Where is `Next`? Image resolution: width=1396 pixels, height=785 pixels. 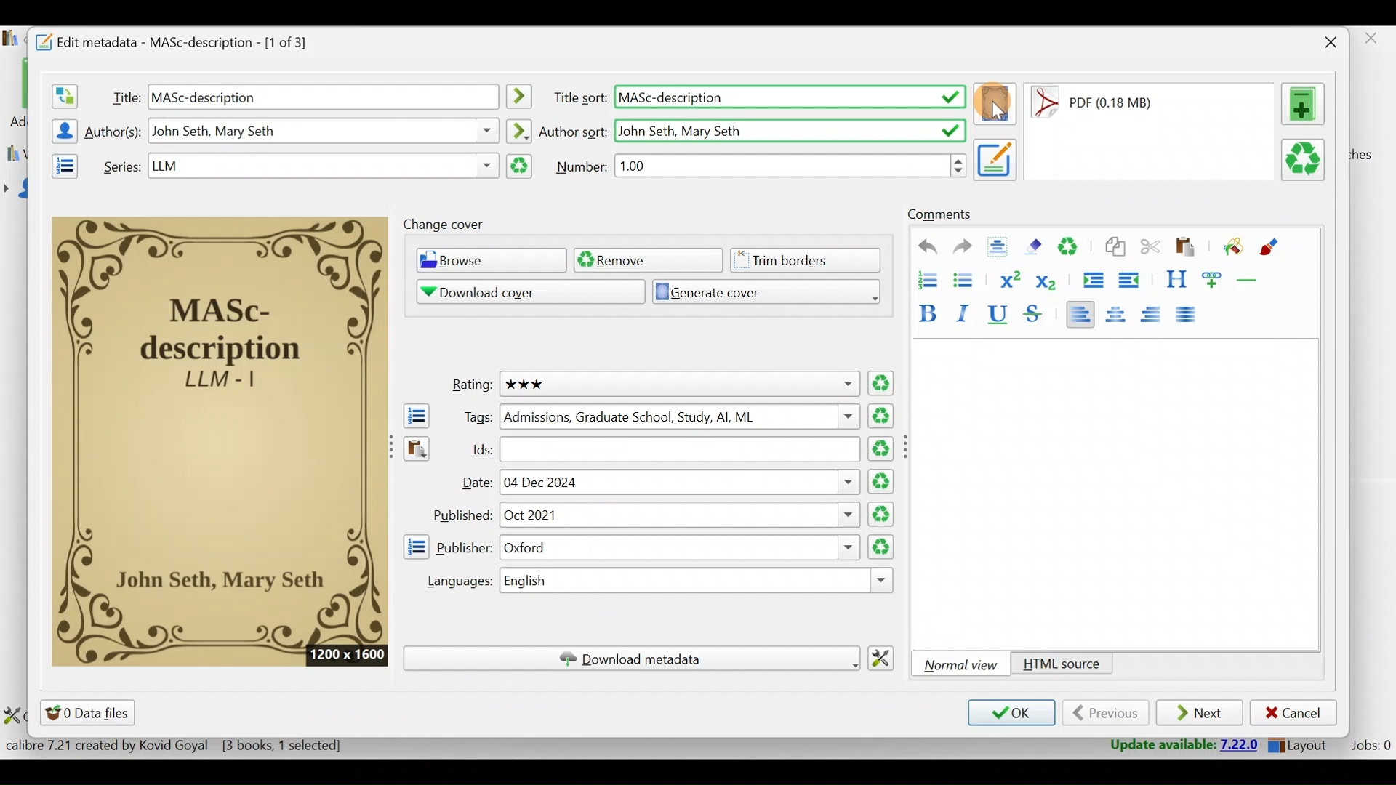 Next is located at coordinates (1201, 714).